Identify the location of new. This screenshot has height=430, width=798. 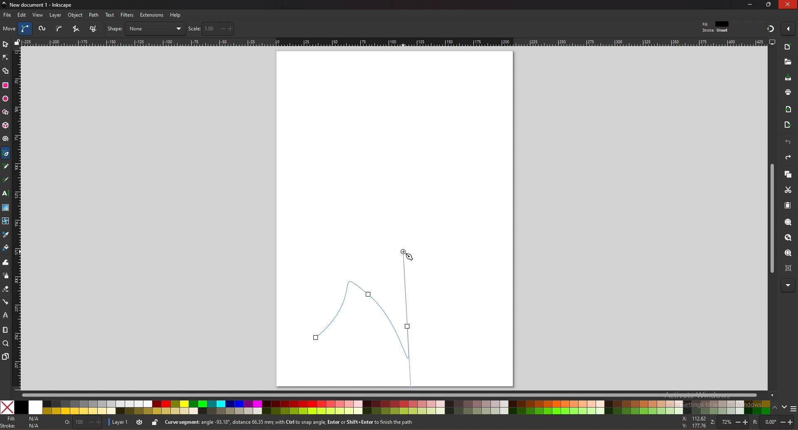
(788, 48).